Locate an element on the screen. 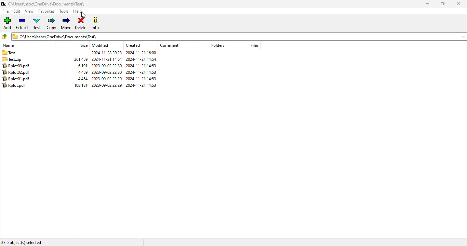  Test  is located at coordinates (19, 53).